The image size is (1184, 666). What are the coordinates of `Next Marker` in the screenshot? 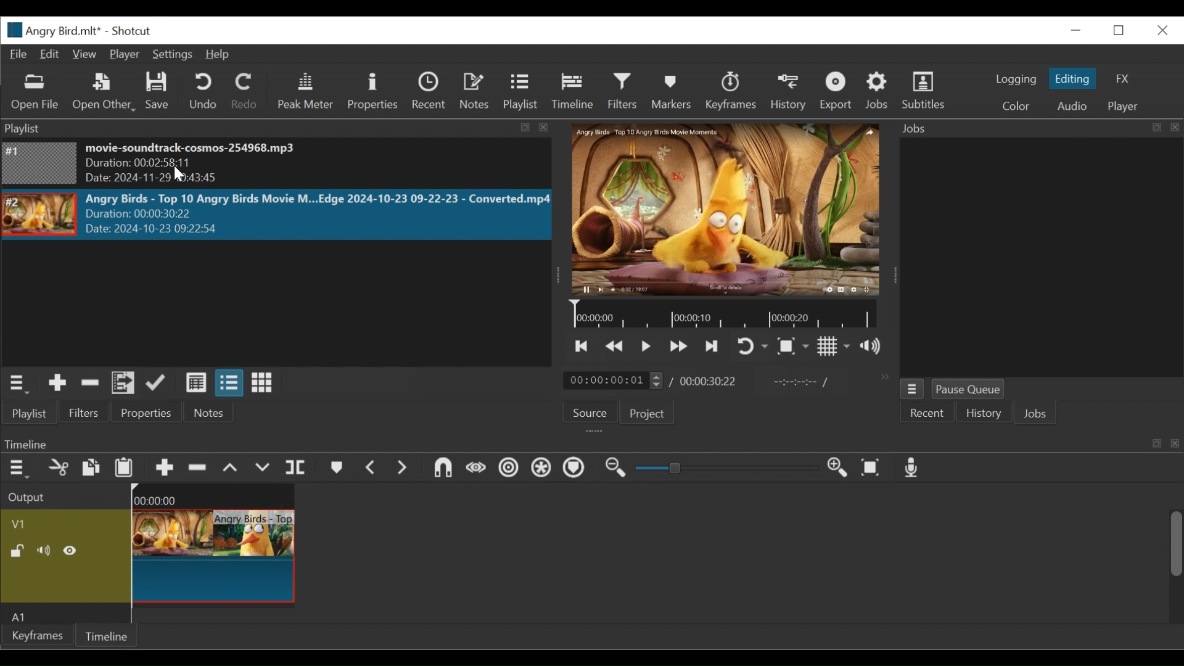 It's located at (400, 468).